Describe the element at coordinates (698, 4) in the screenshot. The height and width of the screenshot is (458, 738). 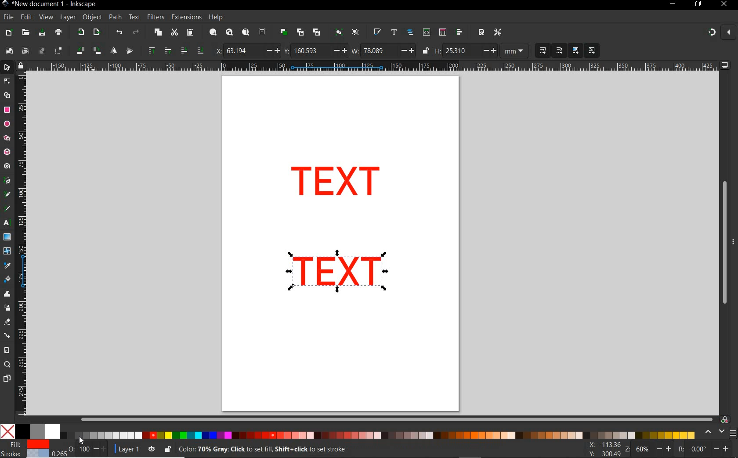
I see `RESTORE DOWN` at that location.